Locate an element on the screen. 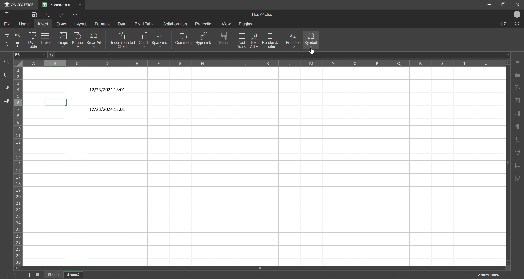  copy  is located at coordinates (6, 34).